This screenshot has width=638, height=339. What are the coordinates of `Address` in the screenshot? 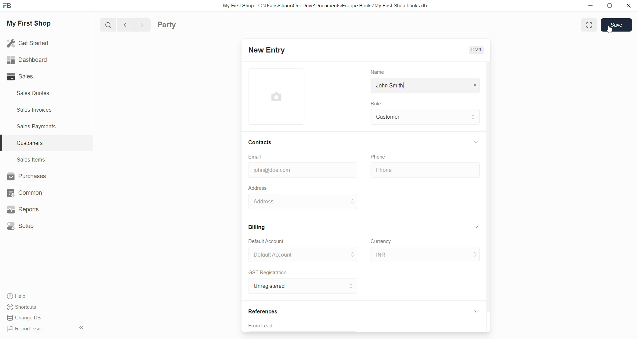 It's located at (296, 202).